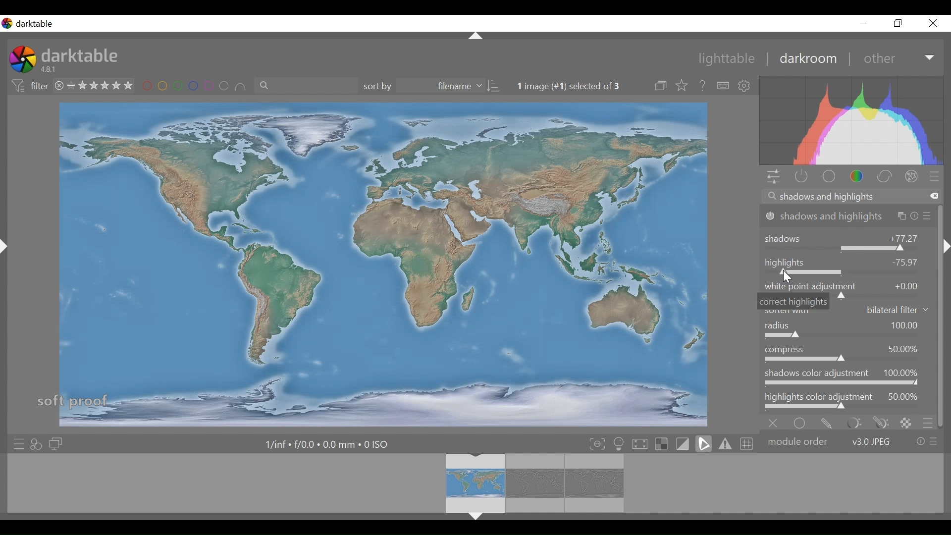 The image size is (951, 535). Describe the element at coordinates (809, 59) in the screenshot. I see `darkroom` at that location.